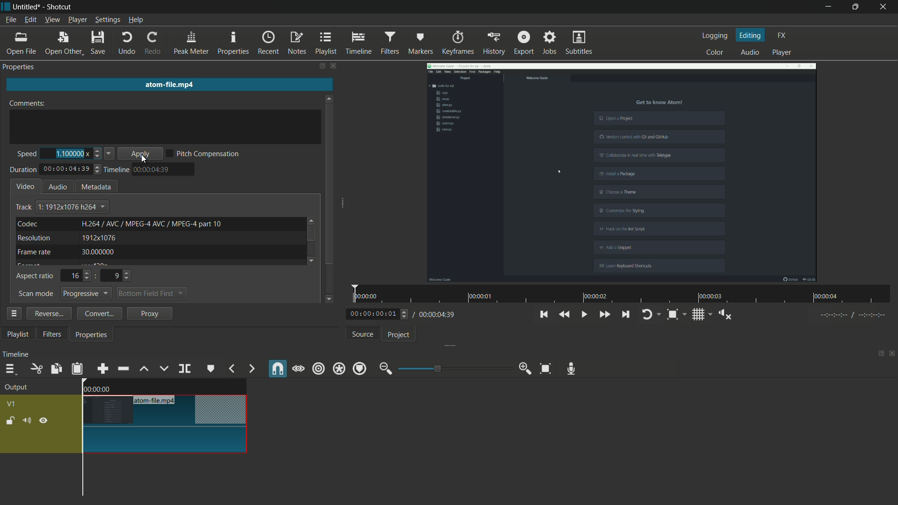 Image resolution: width=898 pixels, height=505 pixels. I want to click on timeline, so click(359, 43).